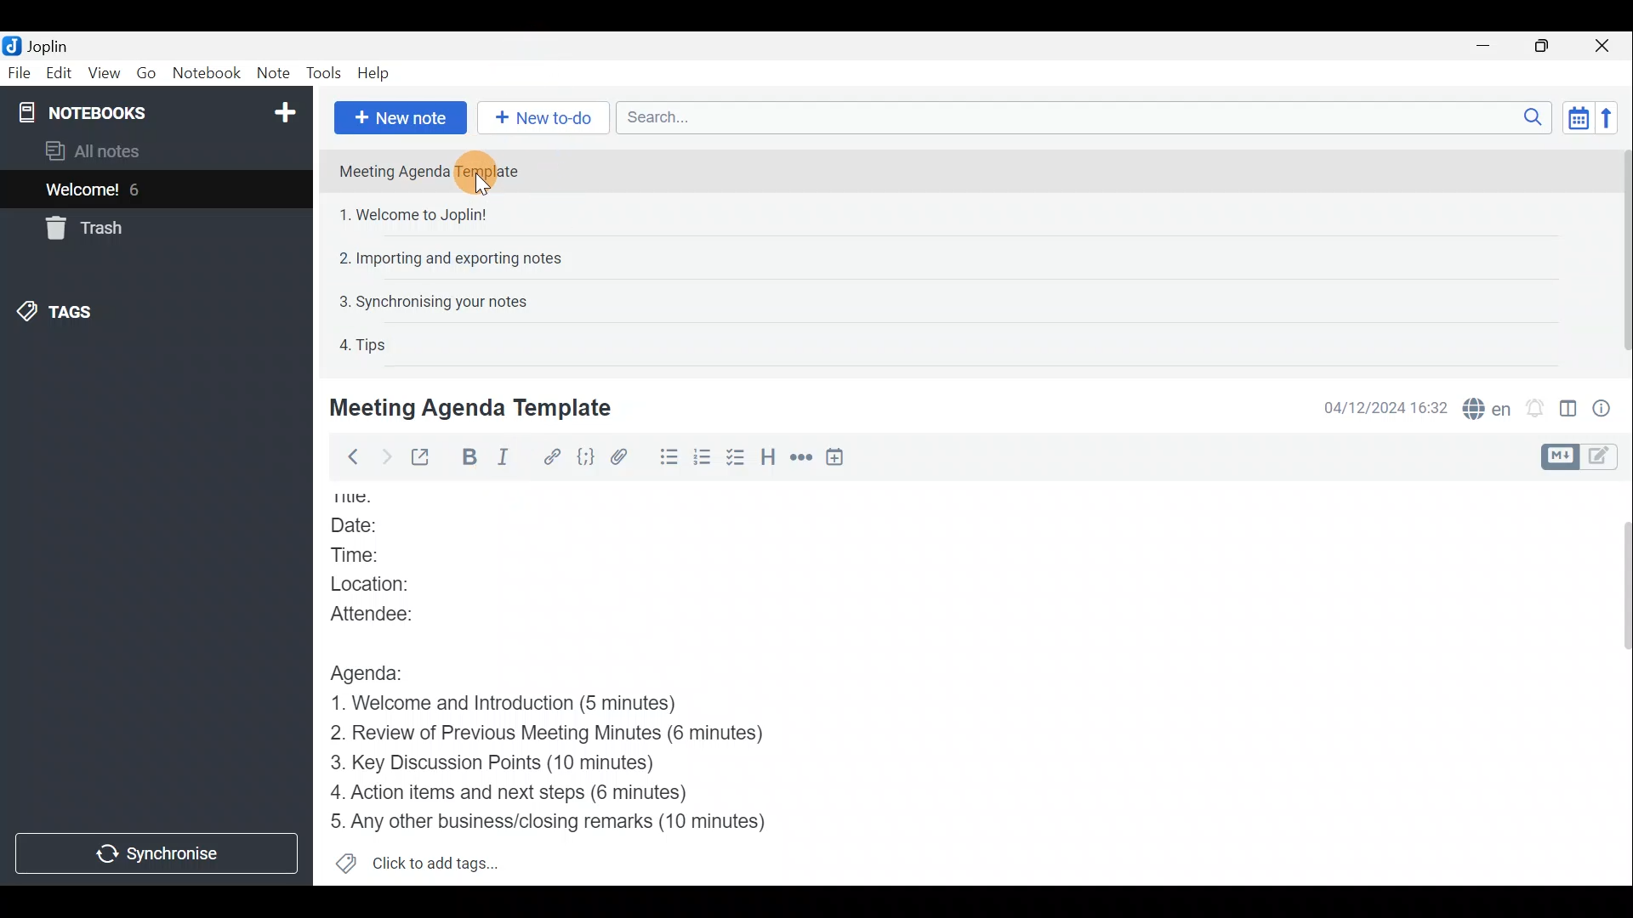 This screenshot has height=918, width=1633. What do you see at coordinates (1569, 411) in the screenshot?
I see `Toggle editor layout` at bounding box center [1569, 411].